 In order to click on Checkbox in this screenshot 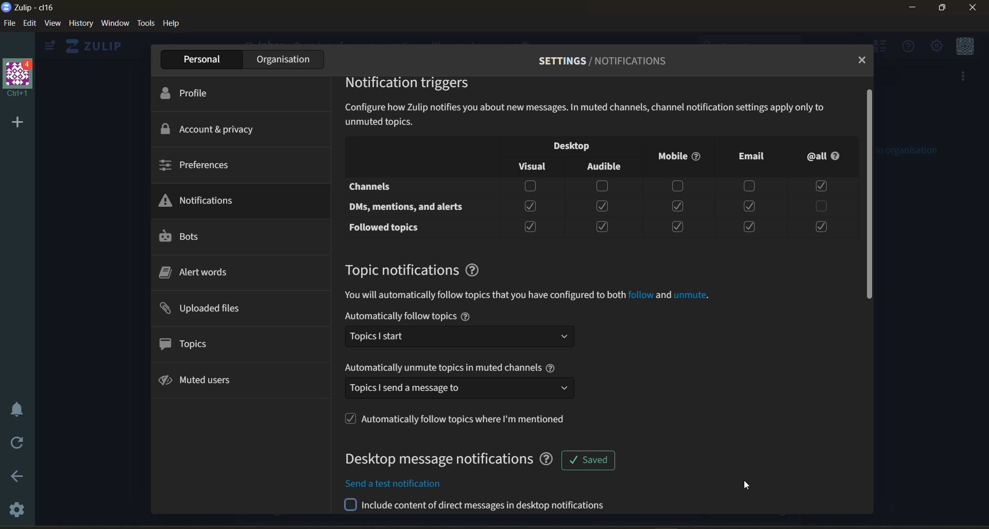, I will do `click(603, 206)`.